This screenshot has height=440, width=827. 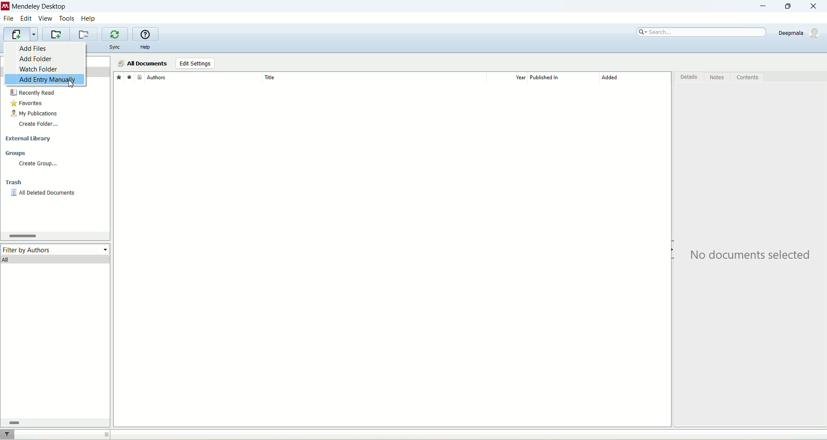 I want to click on close, so click(x=817, y=6).